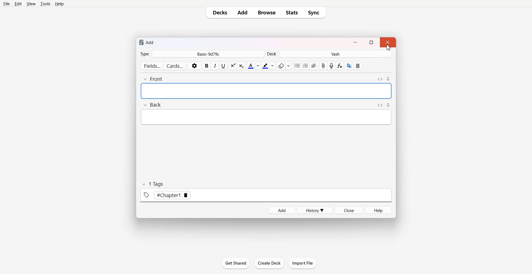 The image size is (532, 274). Describe the element at coordinates (161, 195) in the screenshot. I see `Tag - #Chapter1` at that location.